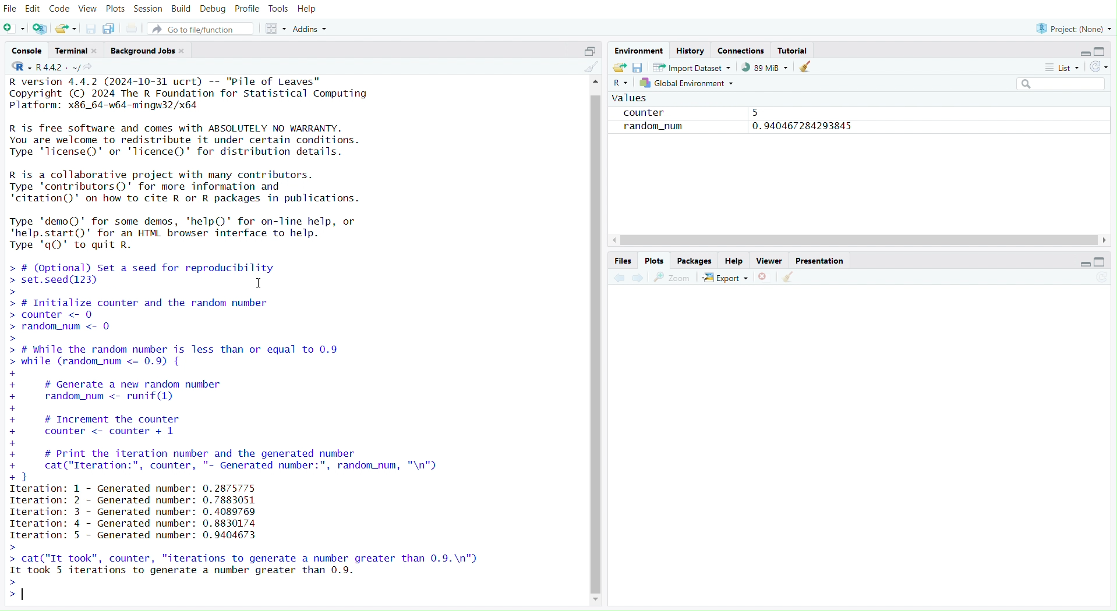 Image resolution: width=1117 pixels, height=611 pixels. Describe the element at coordinates (27, 51) in the screenshot. I see `Console` at that location.